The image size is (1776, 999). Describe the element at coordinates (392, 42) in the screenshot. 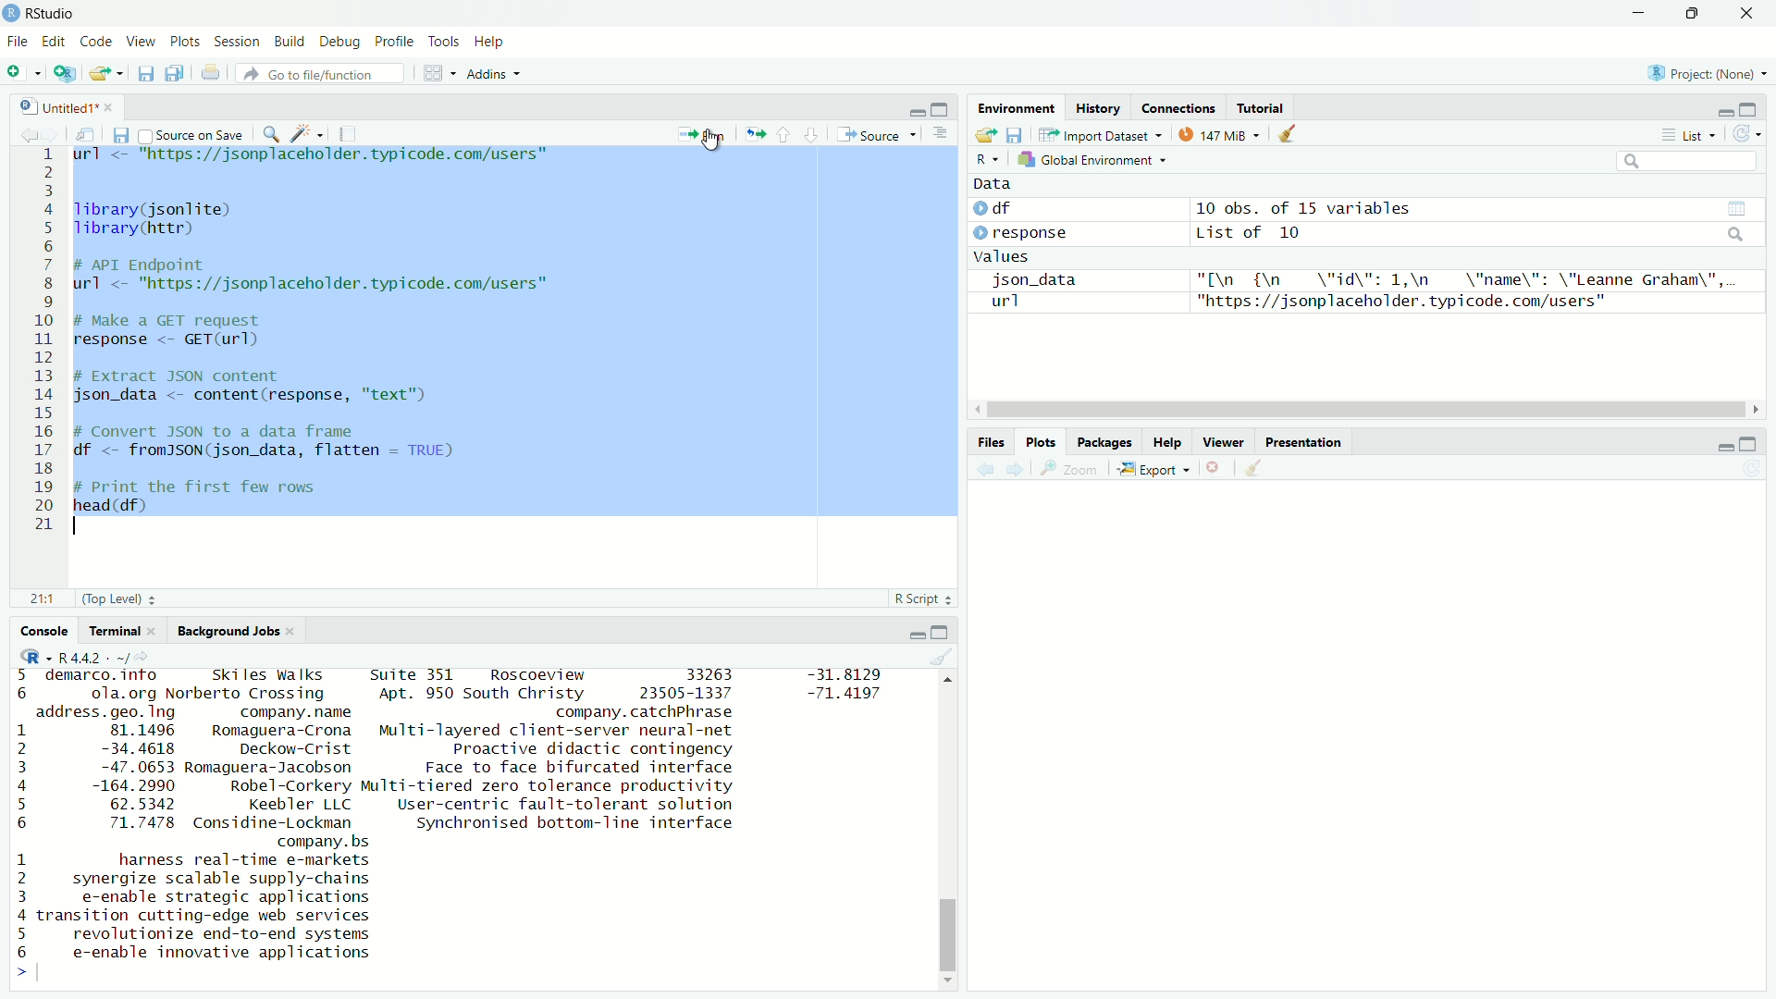

I see `Profile` at that location.